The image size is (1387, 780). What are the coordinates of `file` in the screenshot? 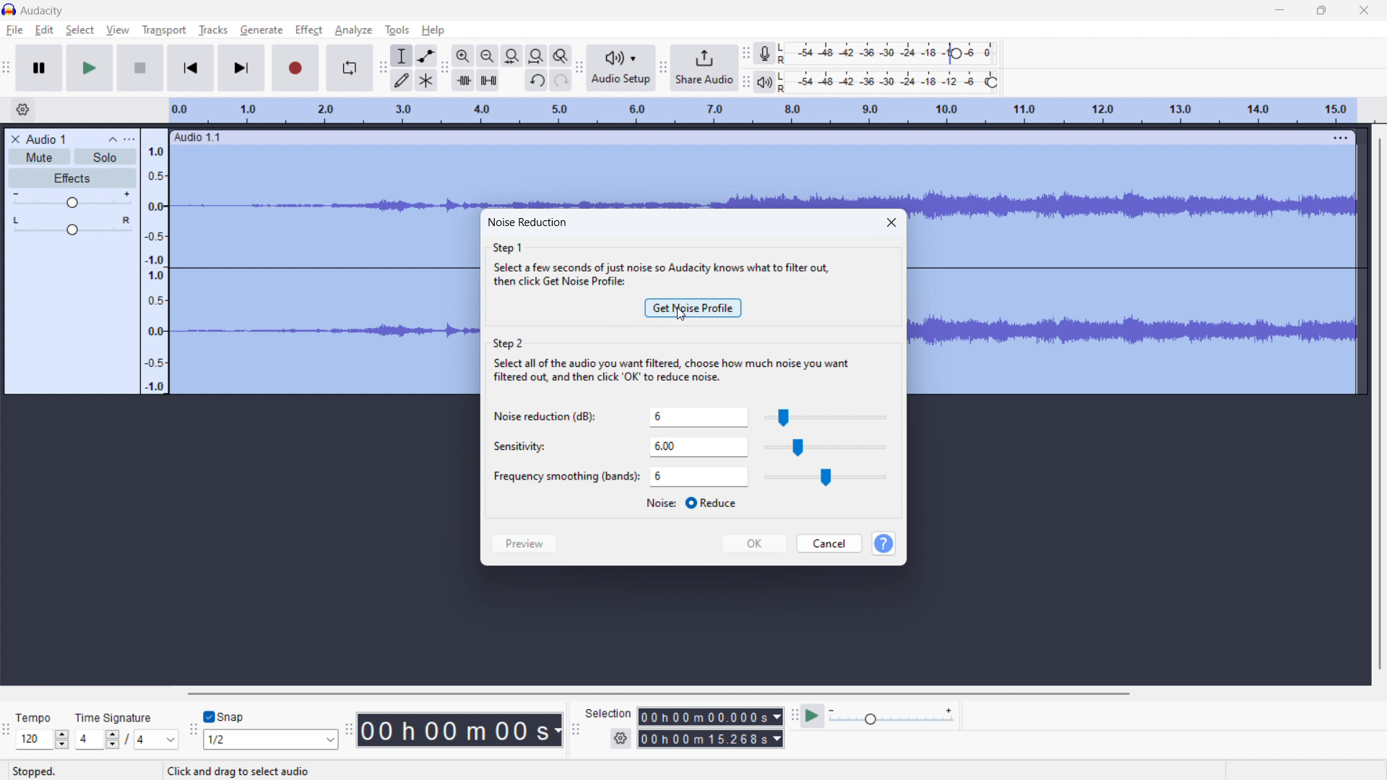 It's located at (14, 30).